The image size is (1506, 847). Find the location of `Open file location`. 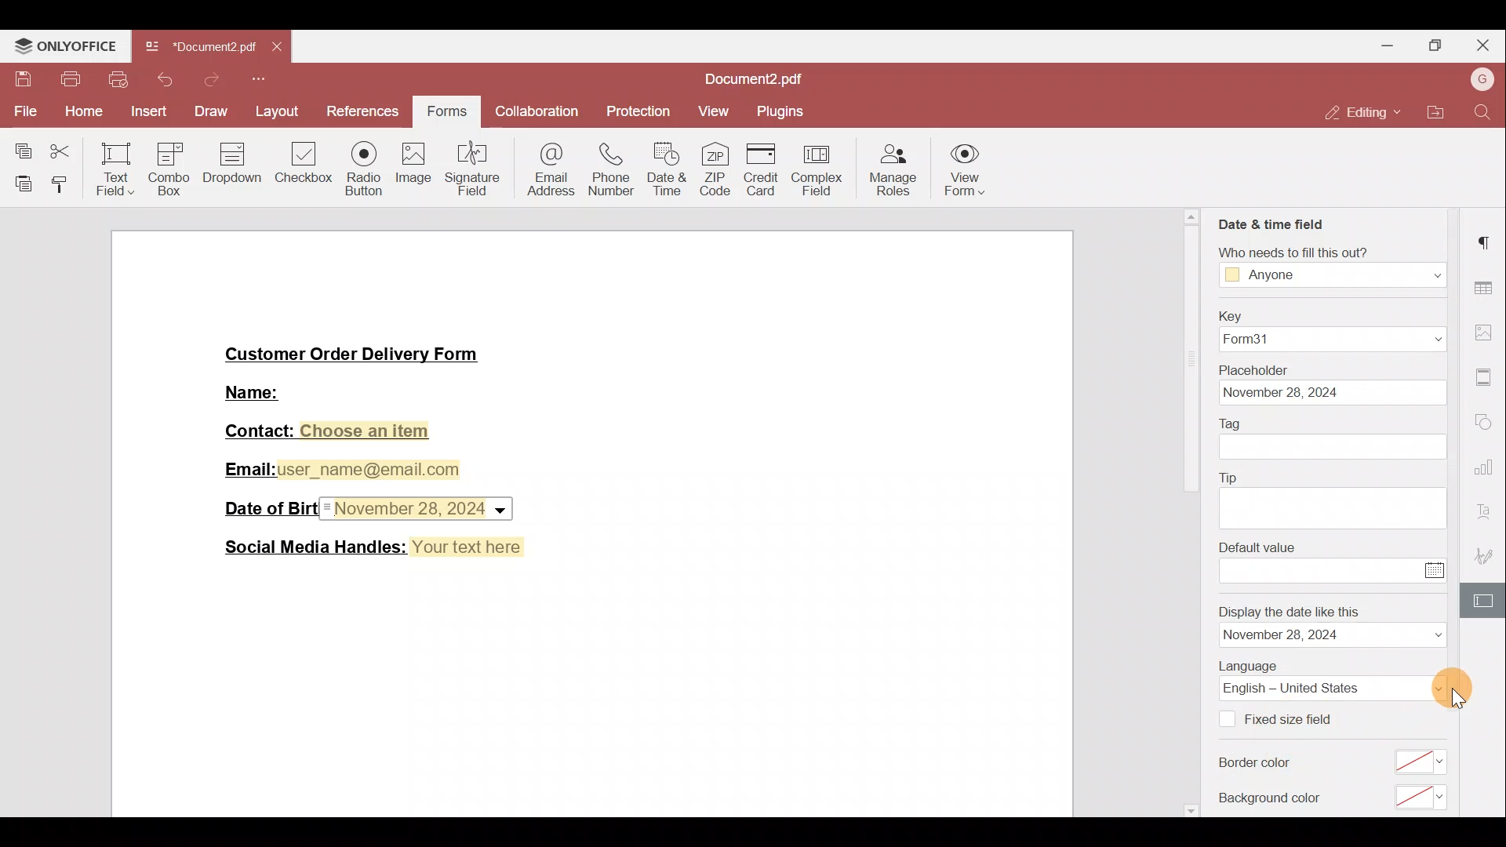

Open file location is located at coordinates (1436, 113).